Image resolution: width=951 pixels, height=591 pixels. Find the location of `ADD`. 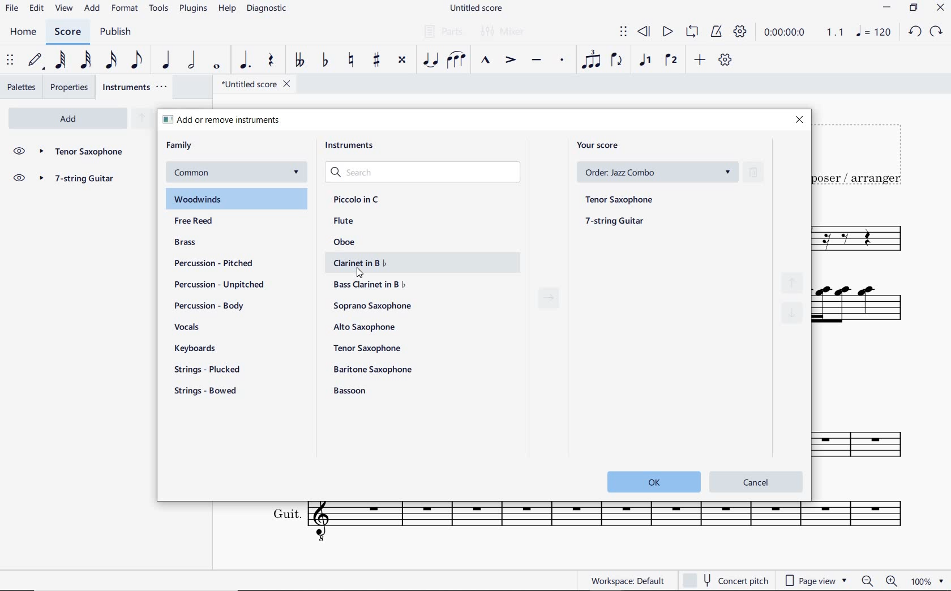

ADD is located at coordinates (700, 61).